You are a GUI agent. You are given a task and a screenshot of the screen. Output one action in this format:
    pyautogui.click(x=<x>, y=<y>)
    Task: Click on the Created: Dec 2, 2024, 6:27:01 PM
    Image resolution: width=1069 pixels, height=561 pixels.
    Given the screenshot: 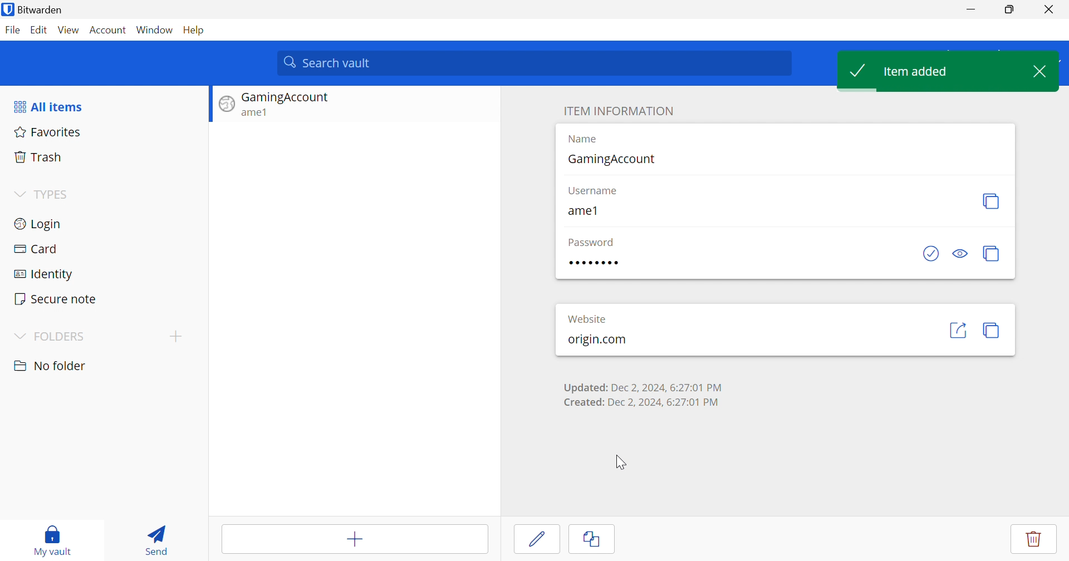 What is the action you would take?
    pyautogui.click(x=643, y=404)
    